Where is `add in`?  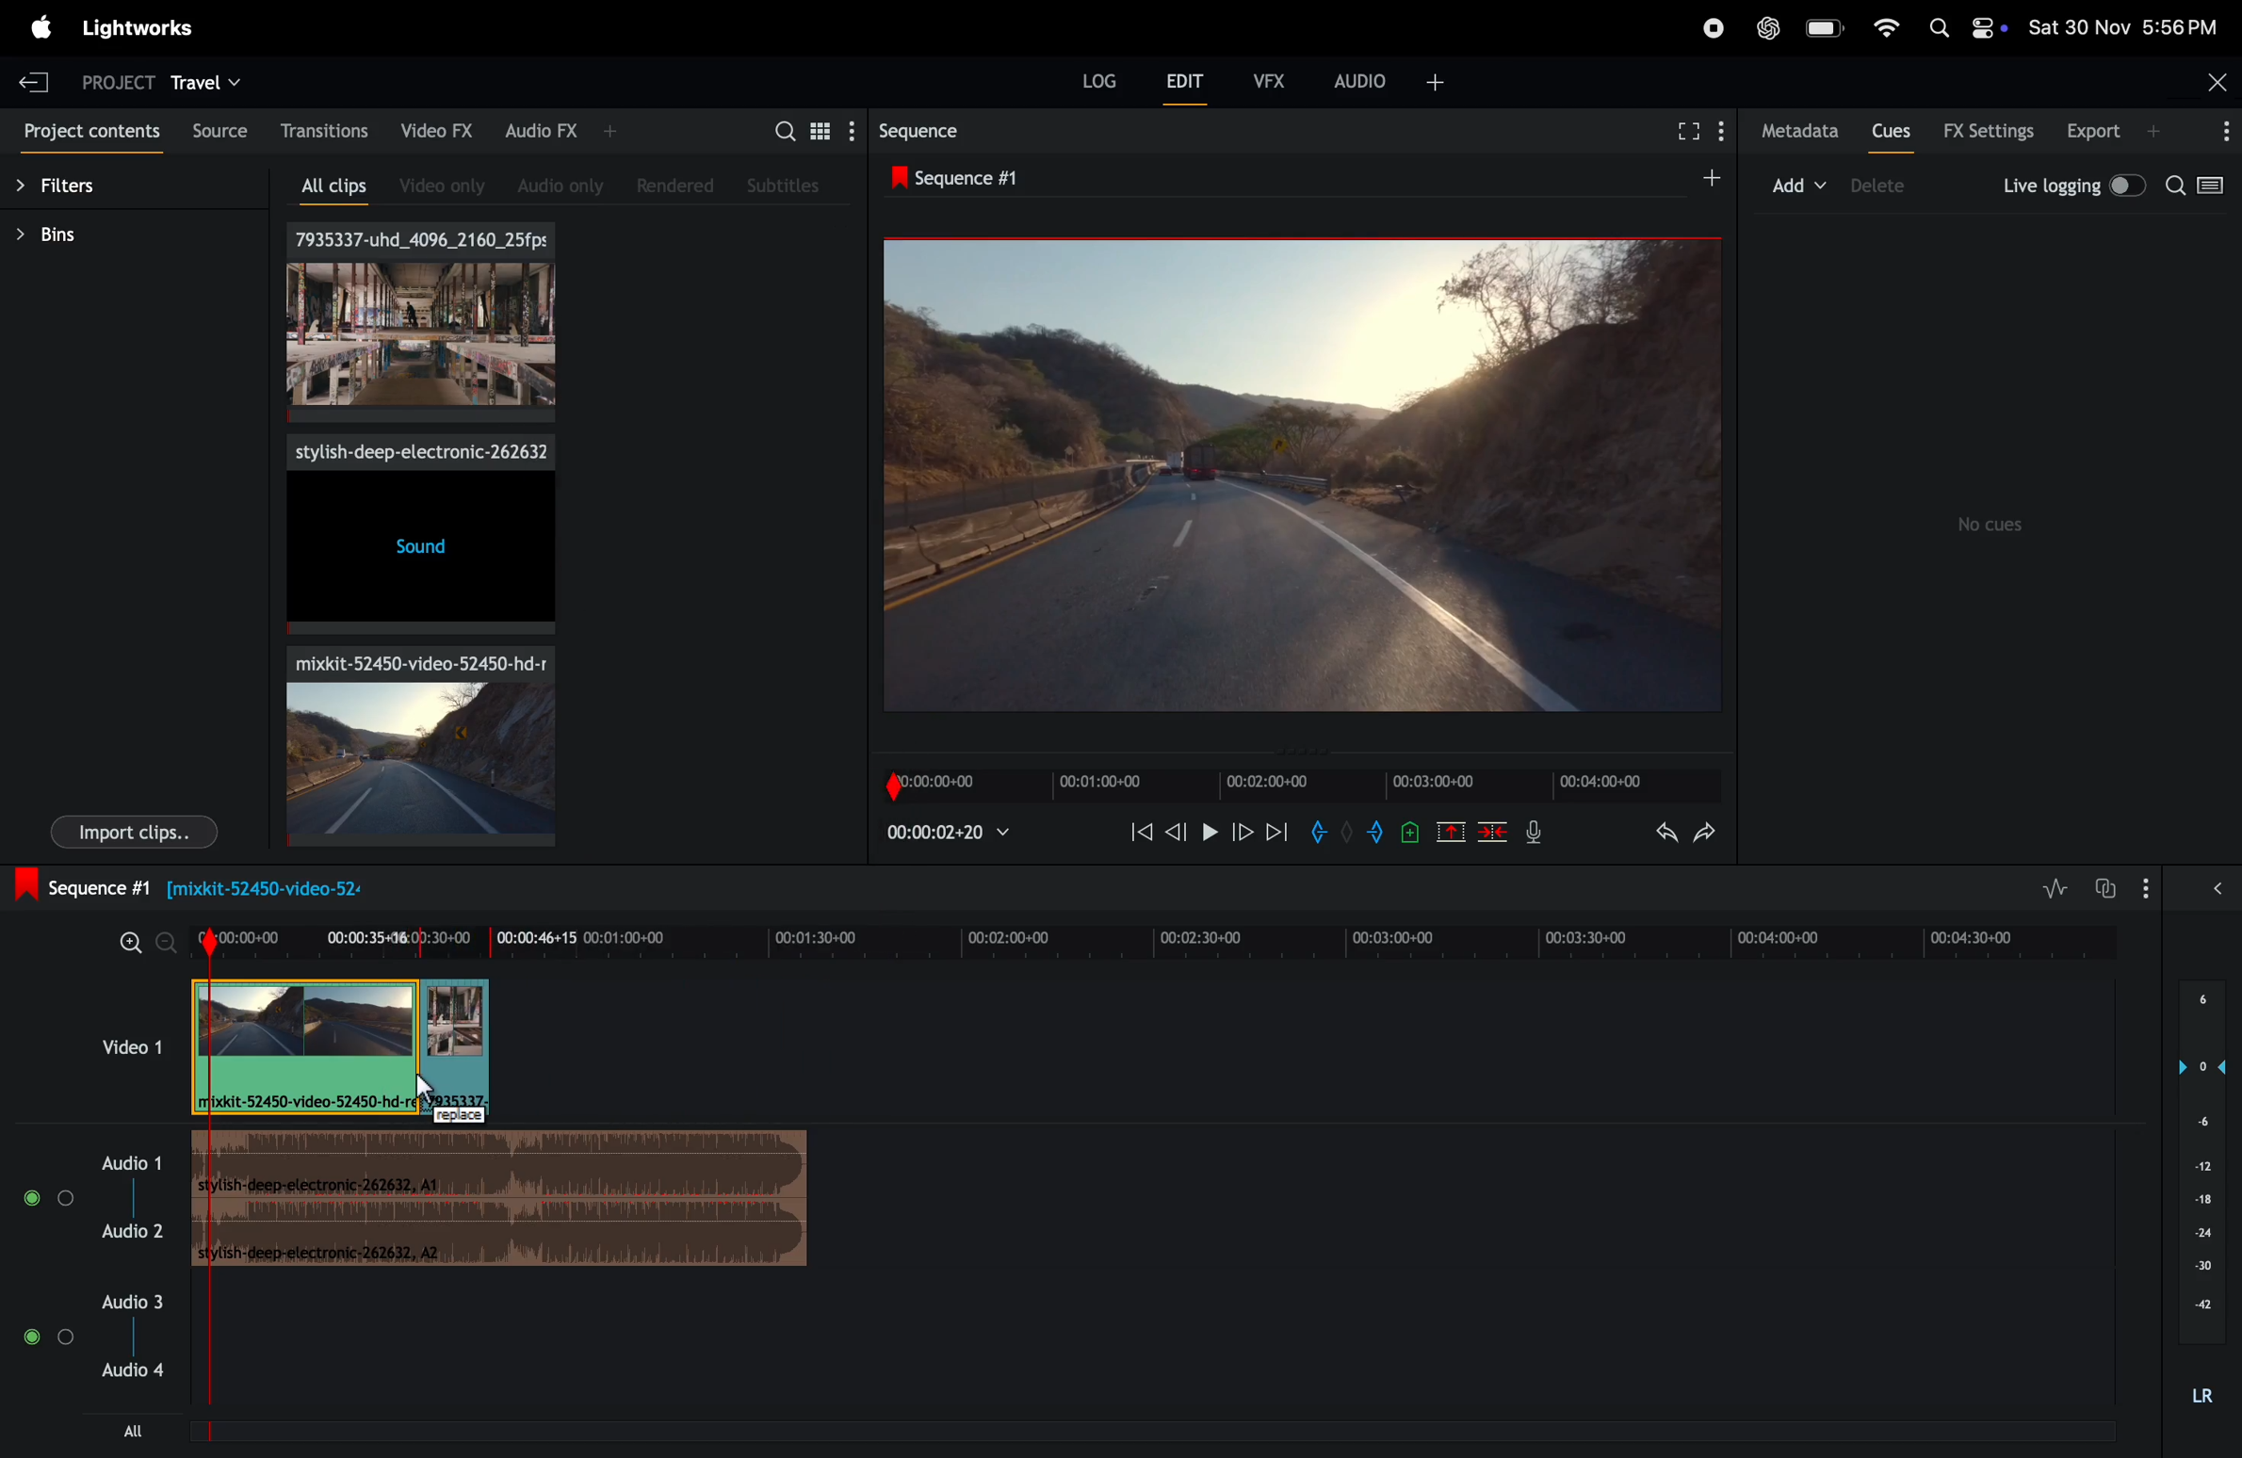 add in is located at coordinates (1319, 832).